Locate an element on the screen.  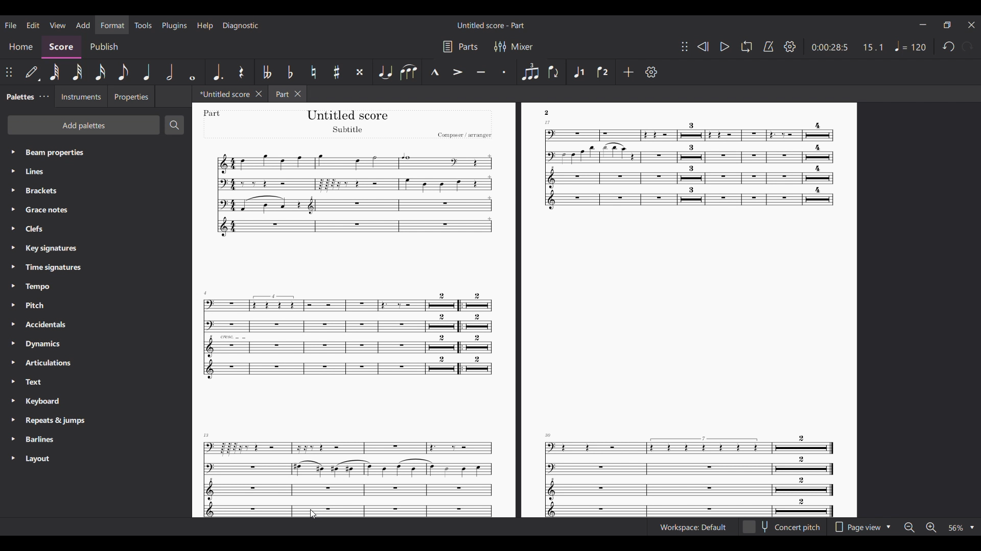
Dynamics is located at coordinates (44, 343).